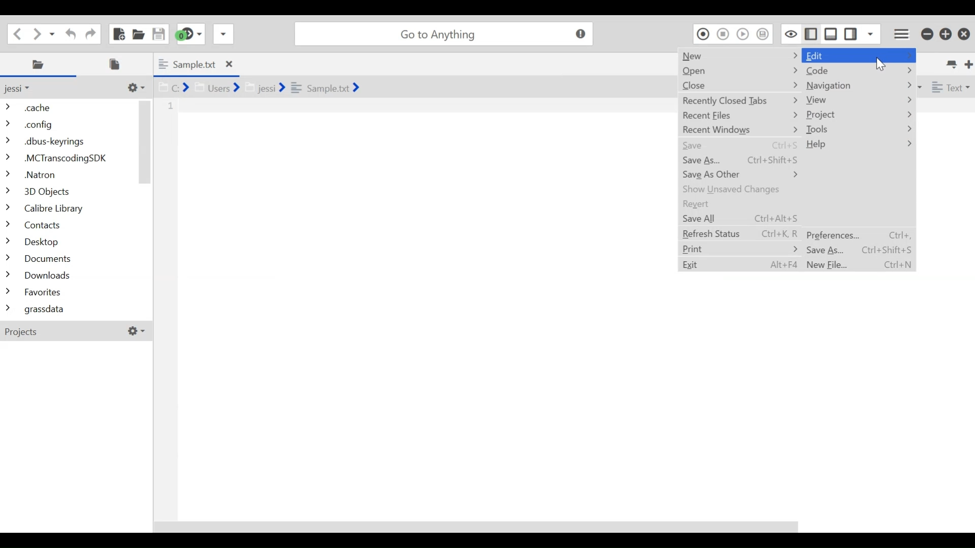 This screenshot has width=975, height=548. What do you see at coordinates (949, 86) in the screenshot?
I see `File Type dropdown menu` at bounding box center [949, 86].